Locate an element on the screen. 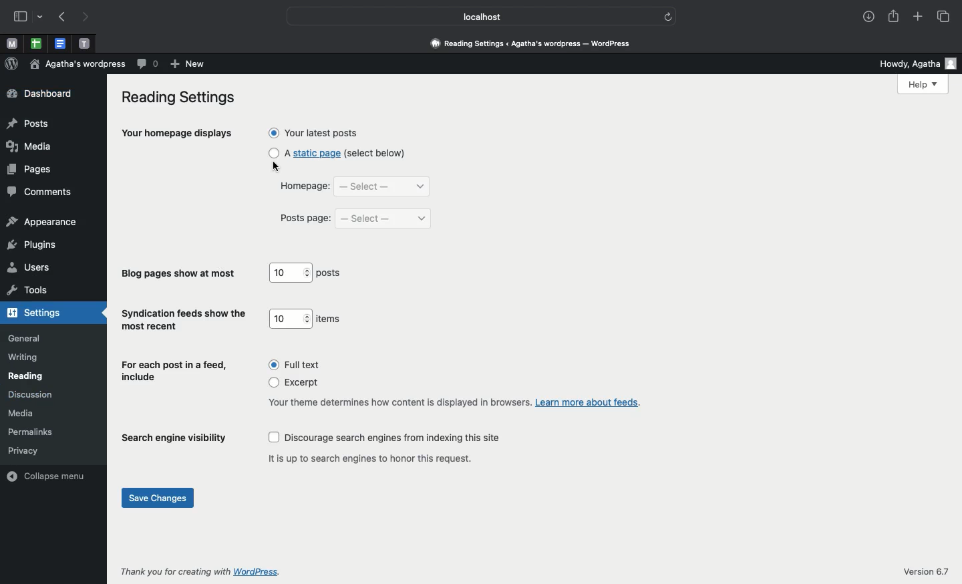 The width and height of the screenshot is (962, 584). Sidebar is located at coordinates (21, 16).